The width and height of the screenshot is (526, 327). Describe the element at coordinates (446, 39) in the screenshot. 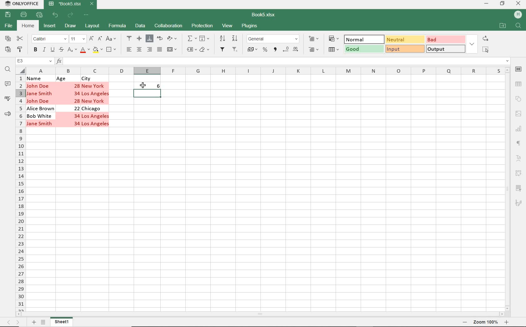

I see `BAD` at that location.